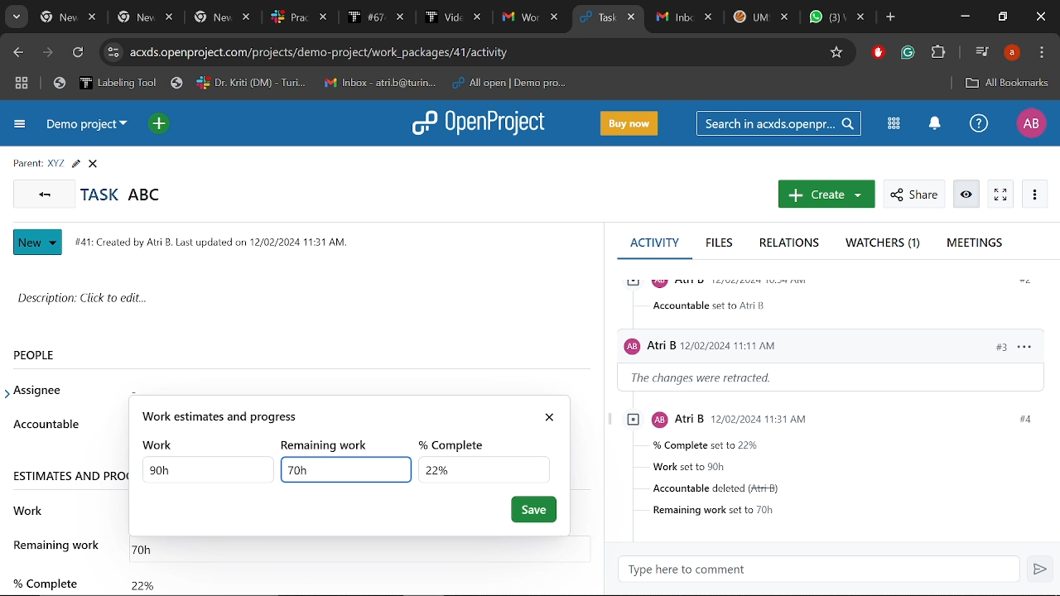 The width and height of the screenshot is (1060, 596). What do you see at coordinates (42, 391) in the screenshot?
I see `assignee` at bounding box center [42, 391].